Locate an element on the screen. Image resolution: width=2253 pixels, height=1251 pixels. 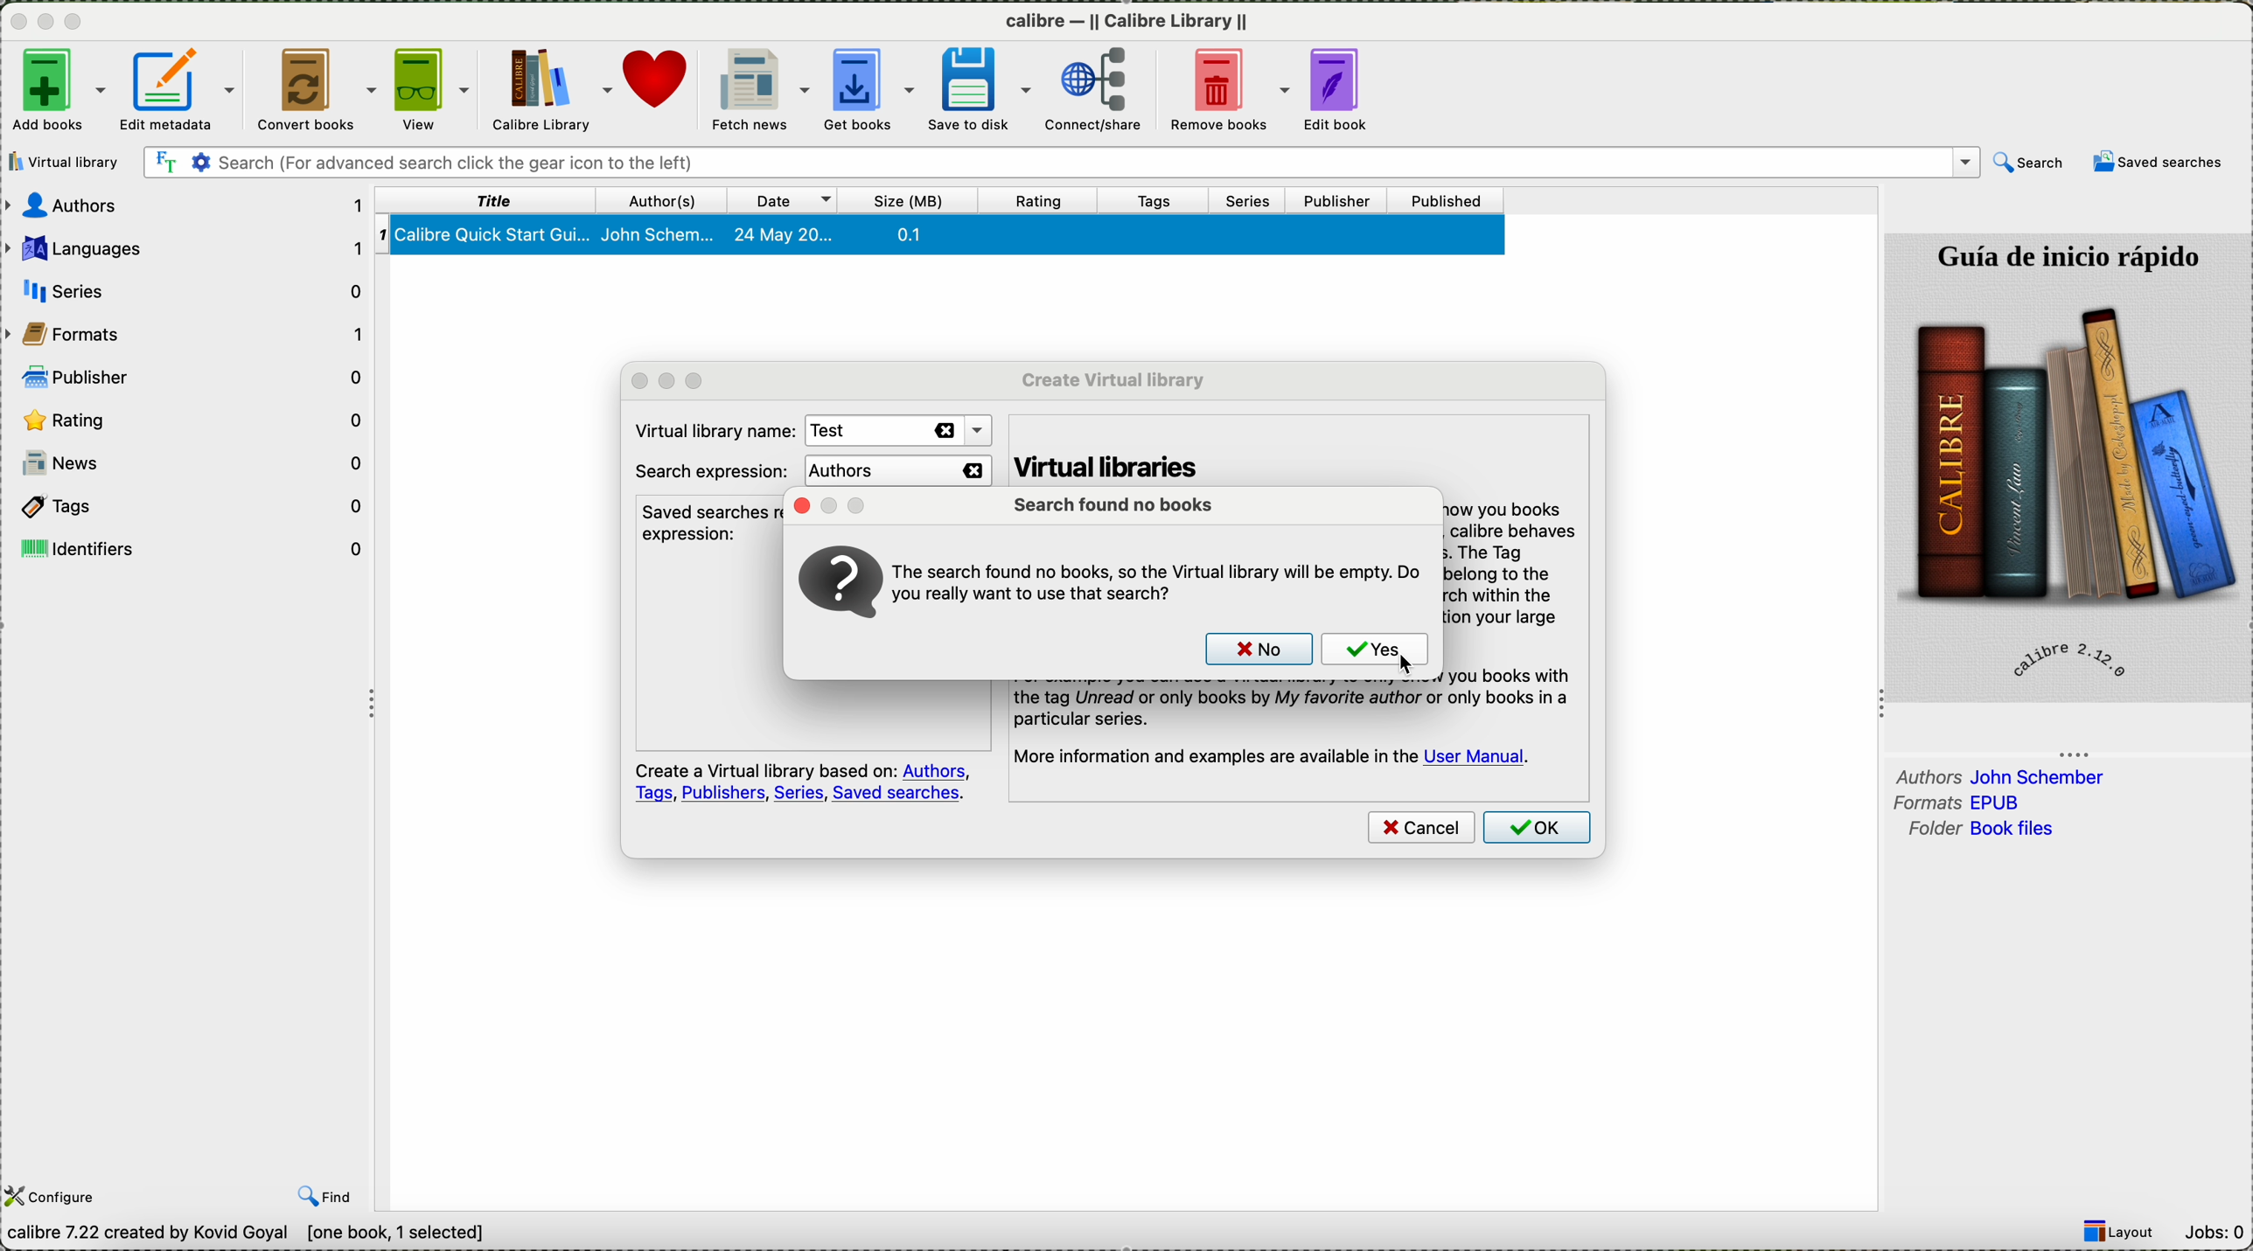
cancel is located at coordinates (1419, 829).